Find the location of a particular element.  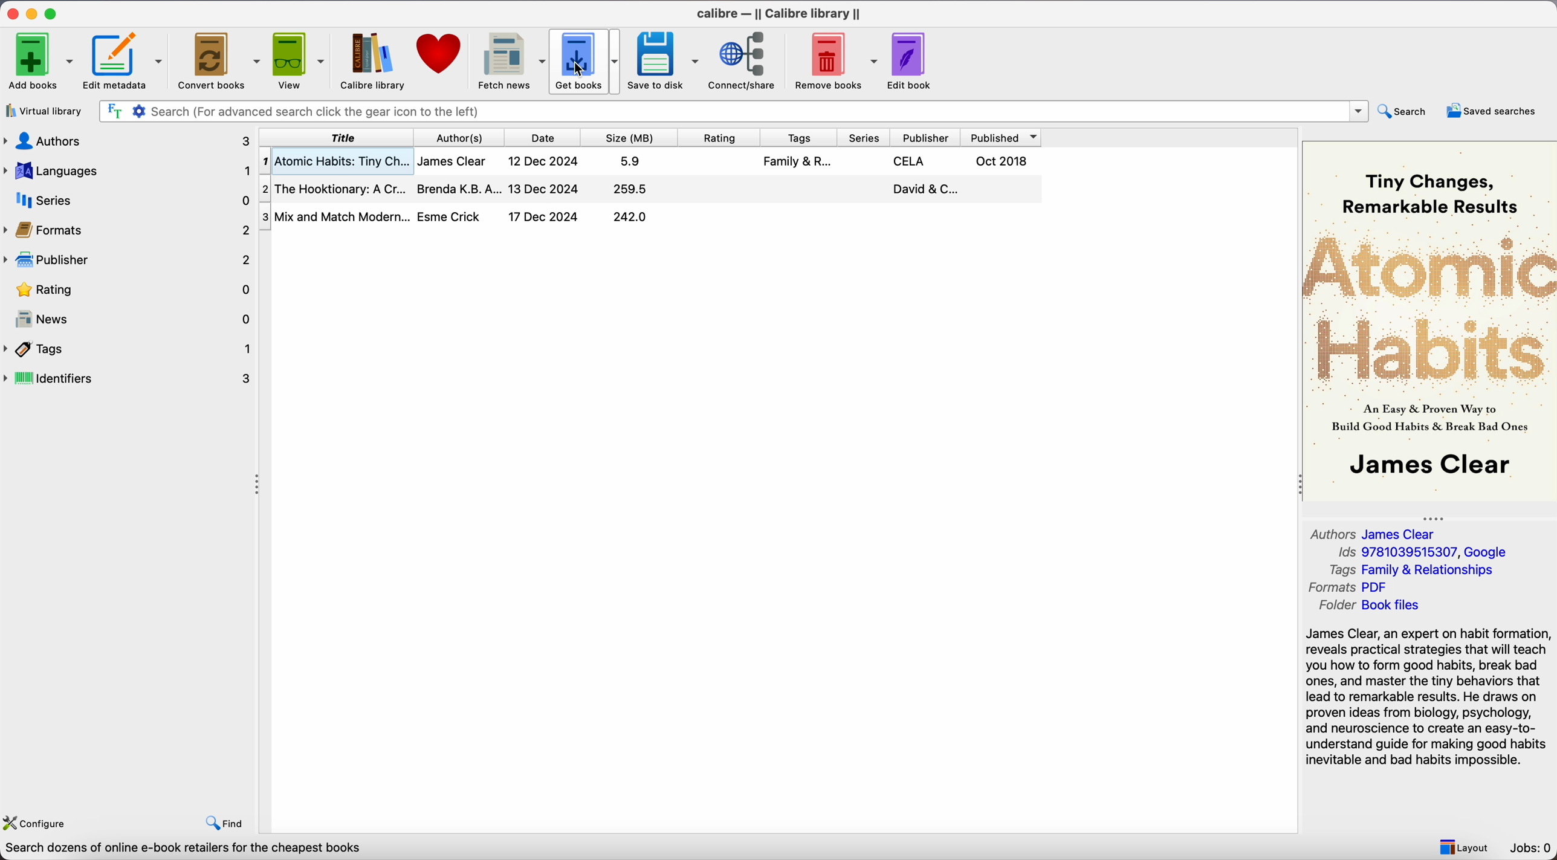

Ids 9781039515307, Google is located at coordinates (1423, 553).